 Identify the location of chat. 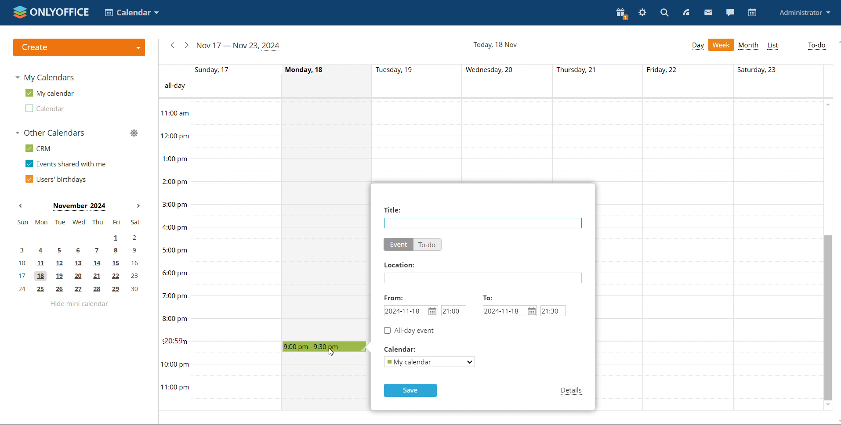
(730, 12).